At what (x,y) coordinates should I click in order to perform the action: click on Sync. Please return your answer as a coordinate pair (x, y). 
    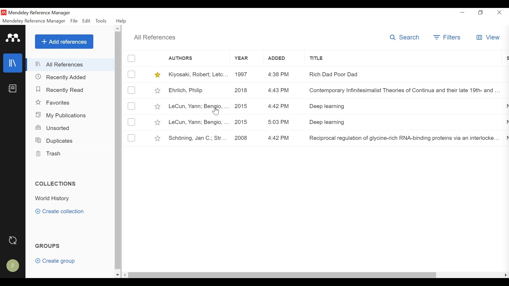
    Looking at the image, I should click on (14, 241).